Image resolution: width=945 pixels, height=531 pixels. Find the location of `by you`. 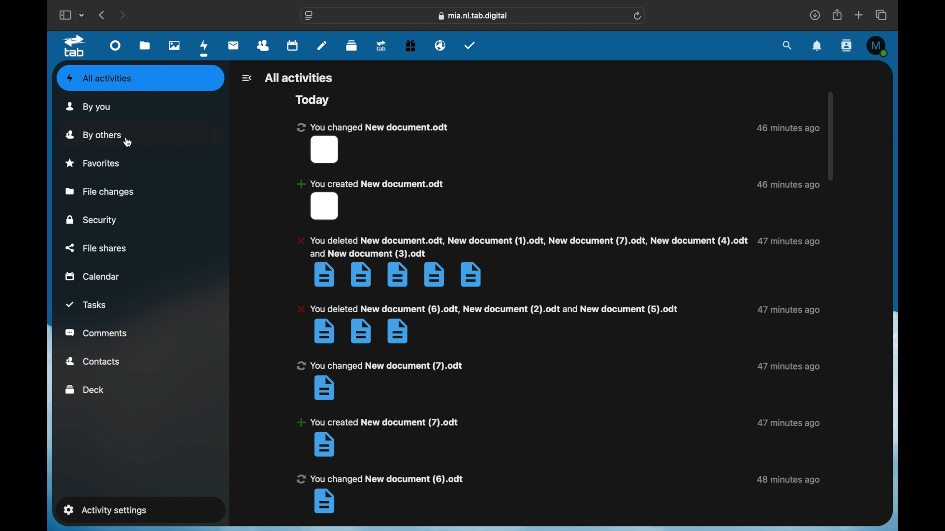

by you is located at coordinates (89, 107).